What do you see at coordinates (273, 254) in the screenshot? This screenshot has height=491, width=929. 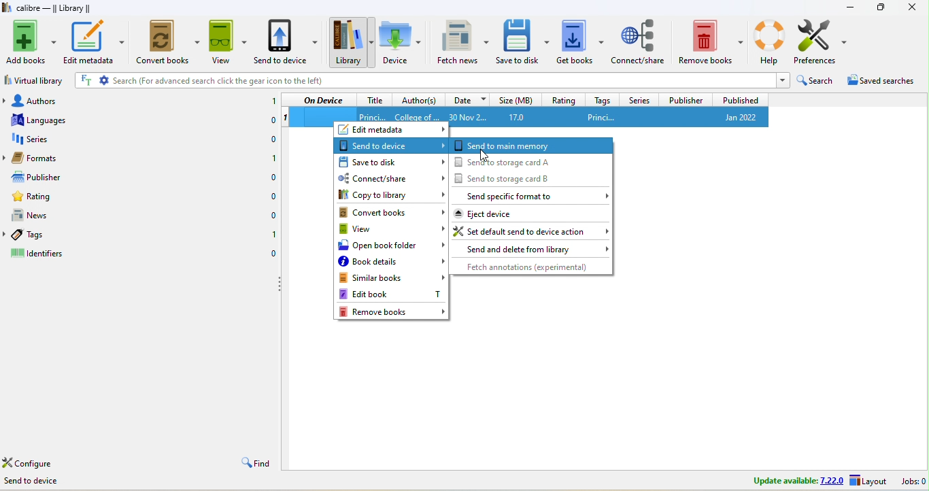 I see `0` at bounding box center [273, 254].